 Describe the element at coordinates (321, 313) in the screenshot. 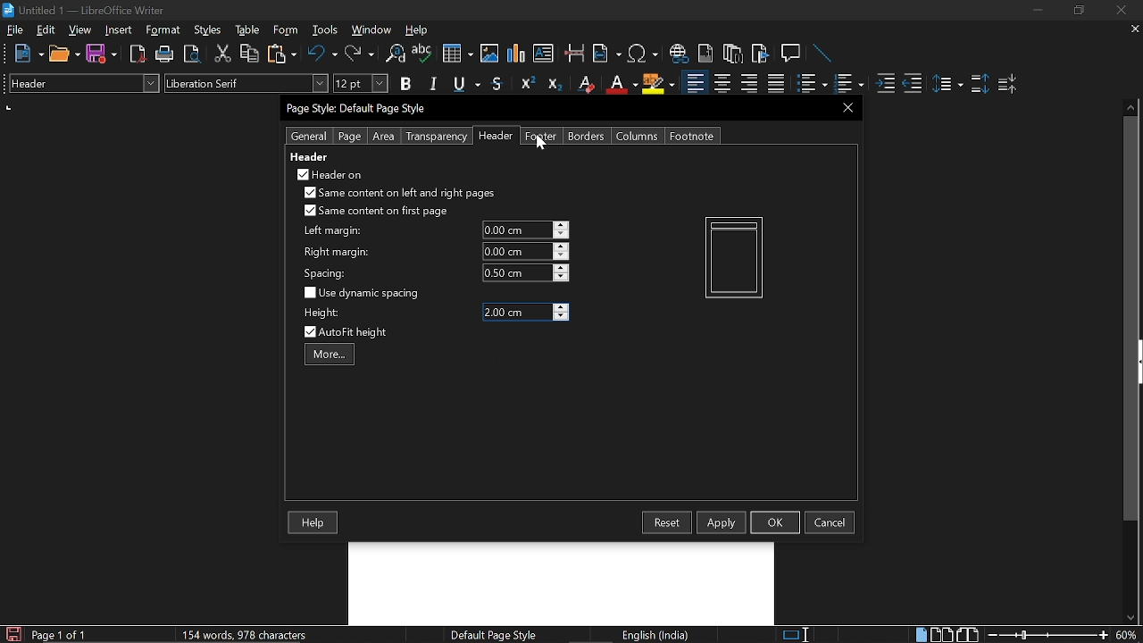

I see `height` at that location.